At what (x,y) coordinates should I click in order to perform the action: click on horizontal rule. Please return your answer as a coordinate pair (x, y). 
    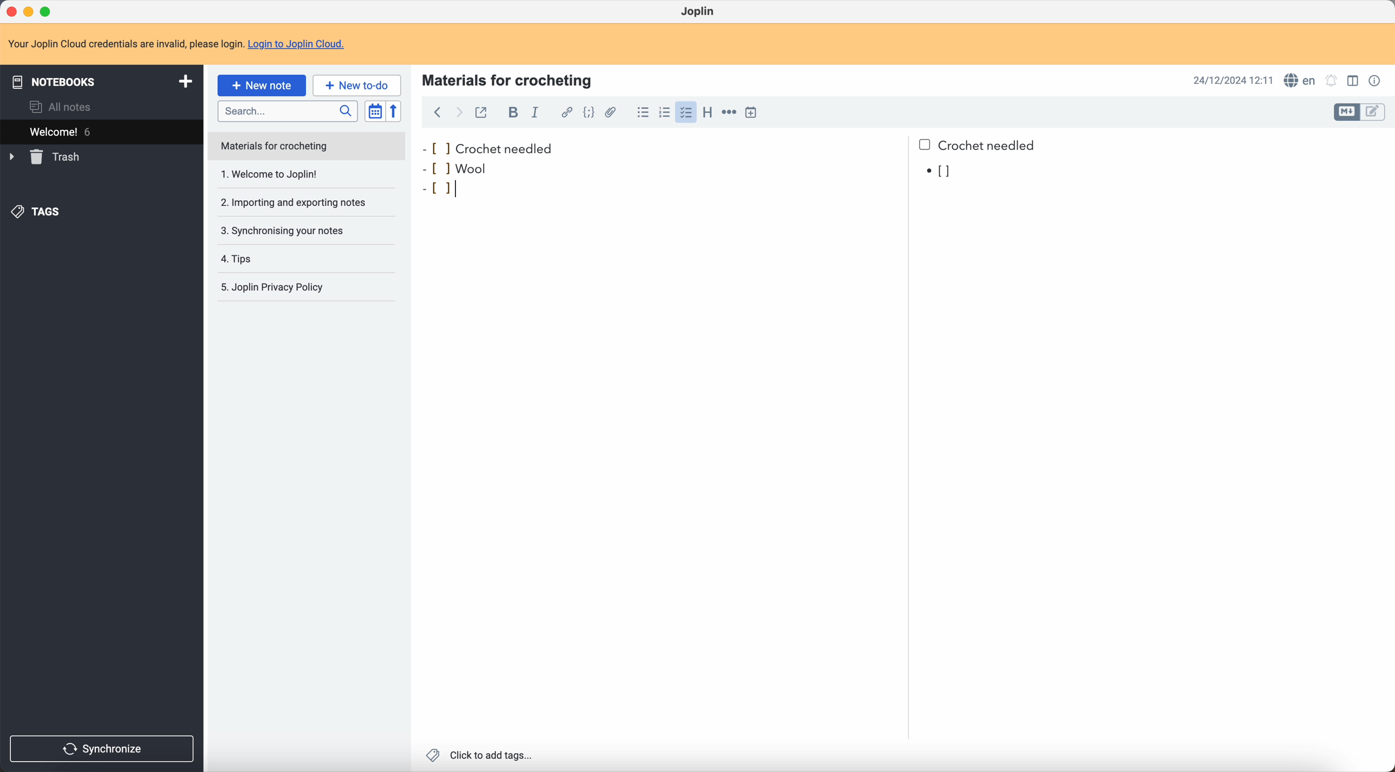
    Looking at the image, I should click on (728, 114).